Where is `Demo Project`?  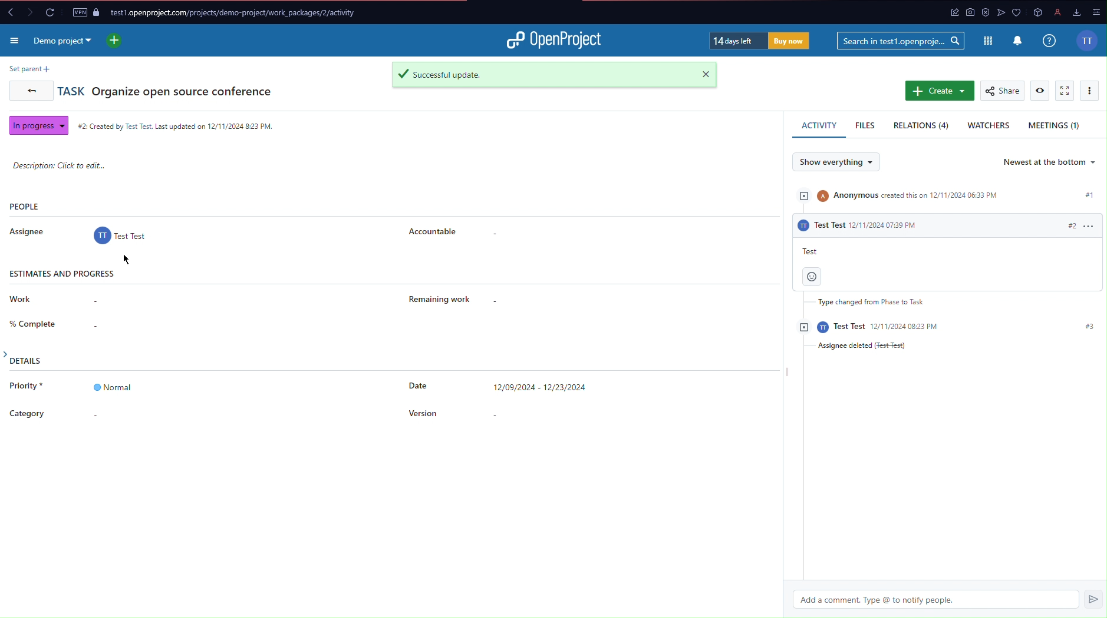 Demo Project is located at coordinates (65, 44).